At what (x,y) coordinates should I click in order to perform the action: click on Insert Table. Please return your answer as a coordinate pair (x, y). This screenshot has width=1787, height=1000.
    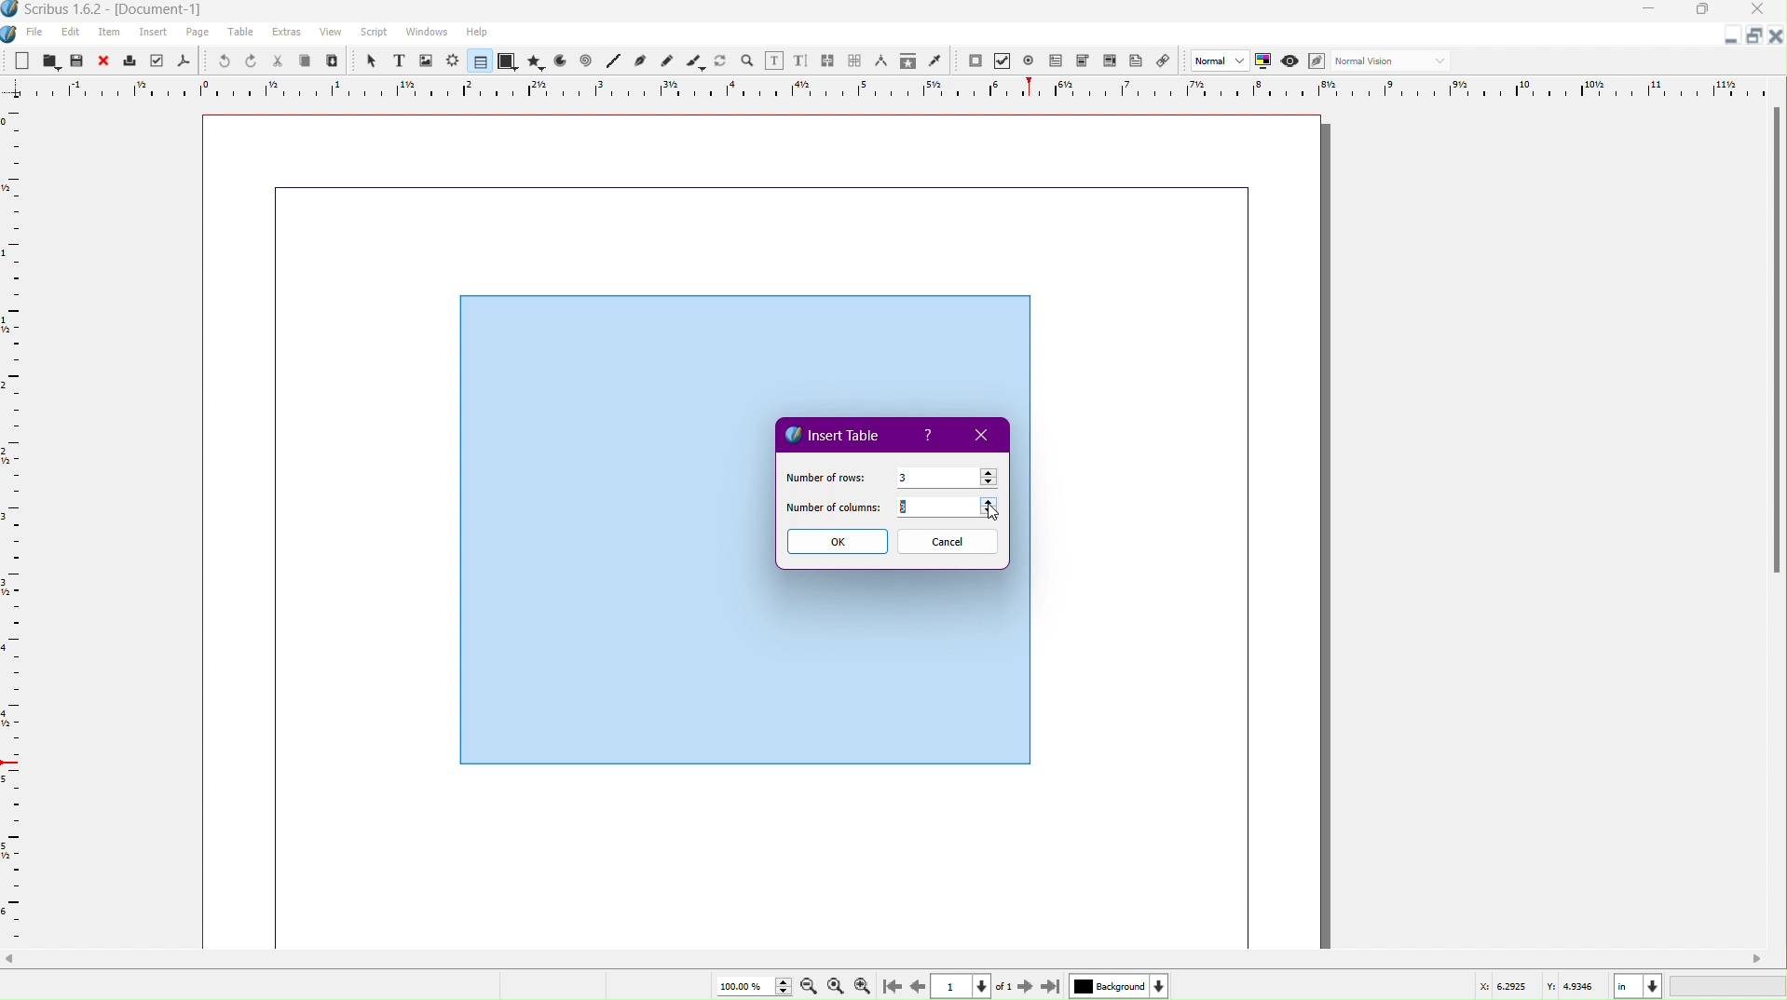
    Looking at the image, I should click on (835, 433).